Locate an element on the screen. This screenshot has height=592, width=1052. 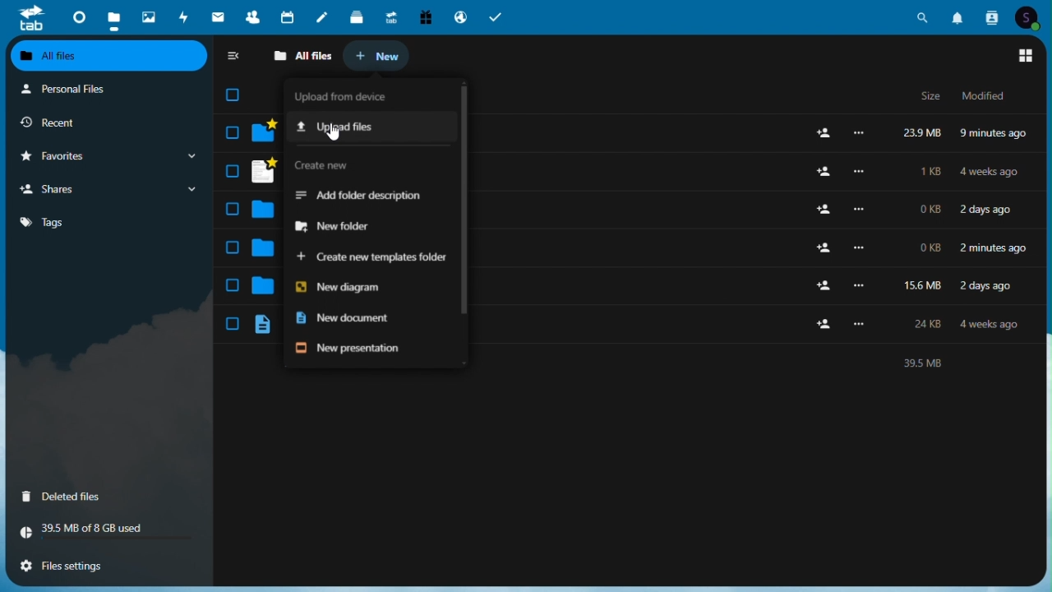
Checkbox is located at coordinates (227, 94).